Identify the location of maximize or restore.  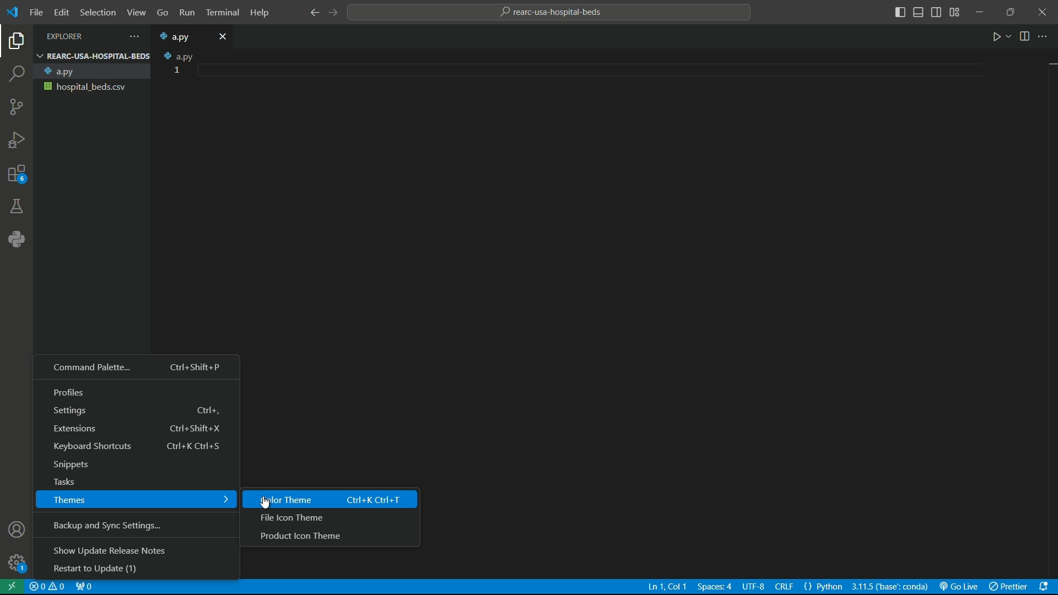
(1010, 11).